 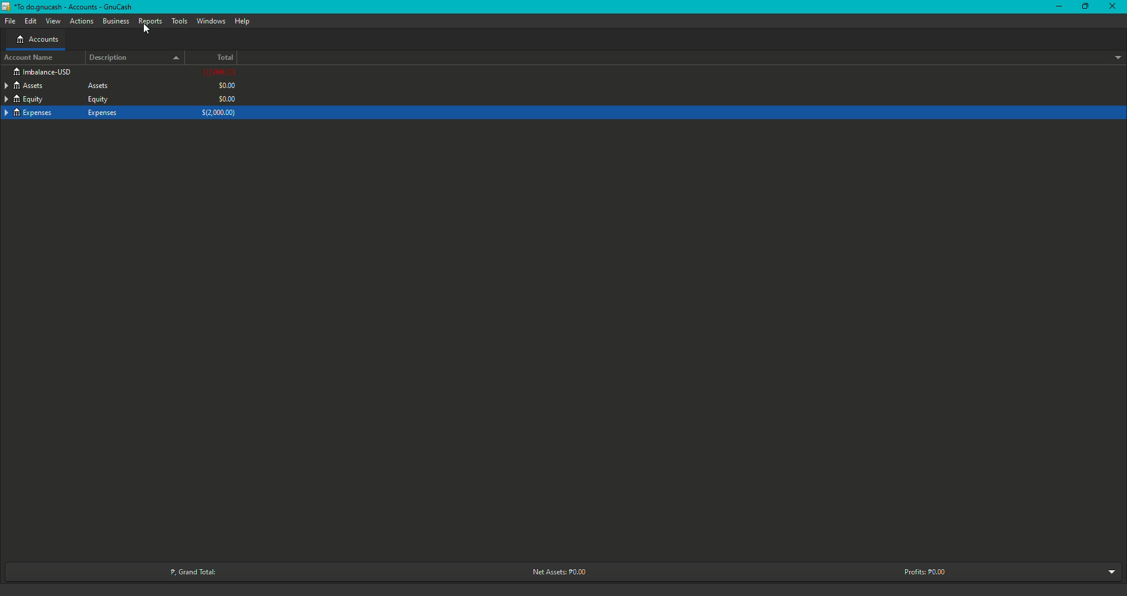 I want to click on Edit, so click(x=29, y=20).